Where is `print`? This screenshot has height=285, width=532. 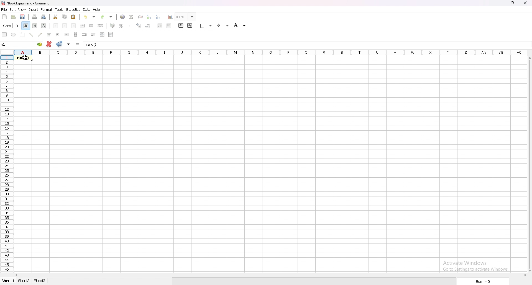
print is located at coordinates (34, 17).